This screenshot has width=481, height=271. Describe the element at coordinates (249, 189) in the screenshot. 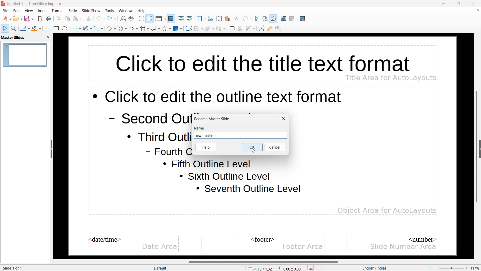

I see `Seventh outline level` at that location.